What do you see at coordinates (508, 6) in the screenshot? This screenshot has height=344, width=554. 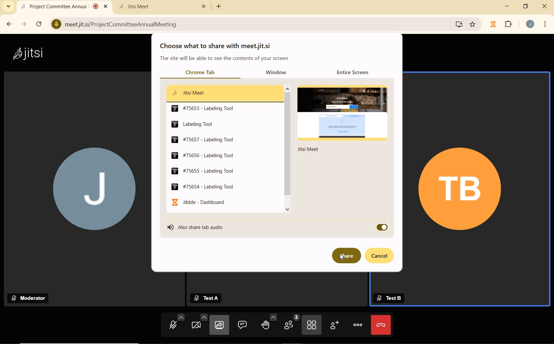 I see `MINIMIZE` at bounding box center [508, 6].